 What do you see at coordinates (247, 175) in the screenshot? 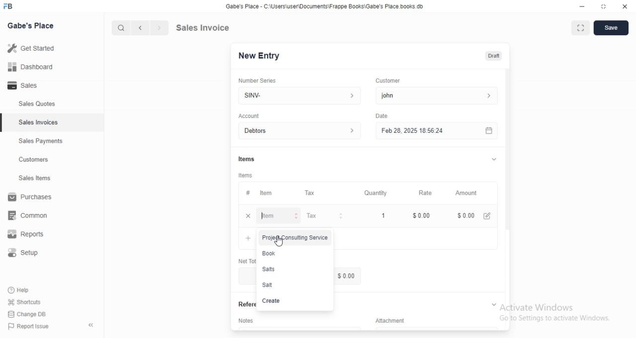
I see `tems` at bounding box center [247, 175].